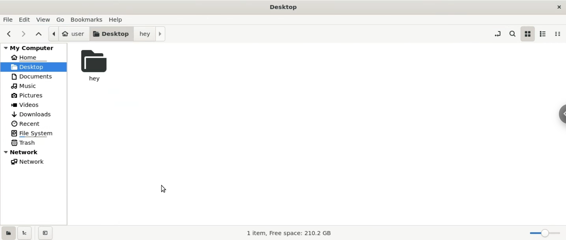 The height and width of the screenshot is (240, 566). What do you see at coordinates (498, 33) in the screenshot?
I see `toggle location entry` at bounding box center [498, 33].